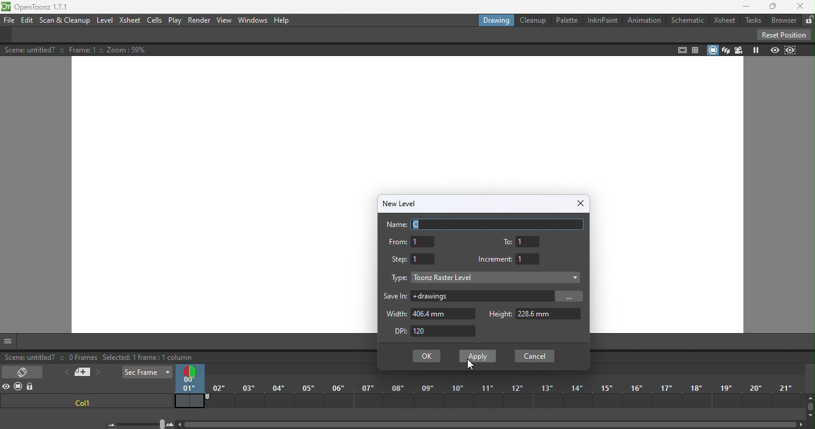  What do you see at coordinates (7, 7) in the screenshot?
I see `logo` at bounding box center [7, 7].